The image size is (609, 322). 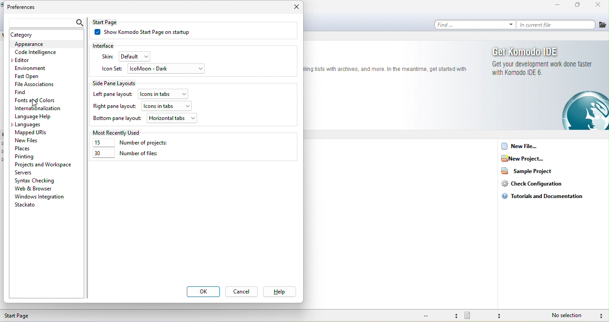 I want to click on help, so click(x=281, y=292).